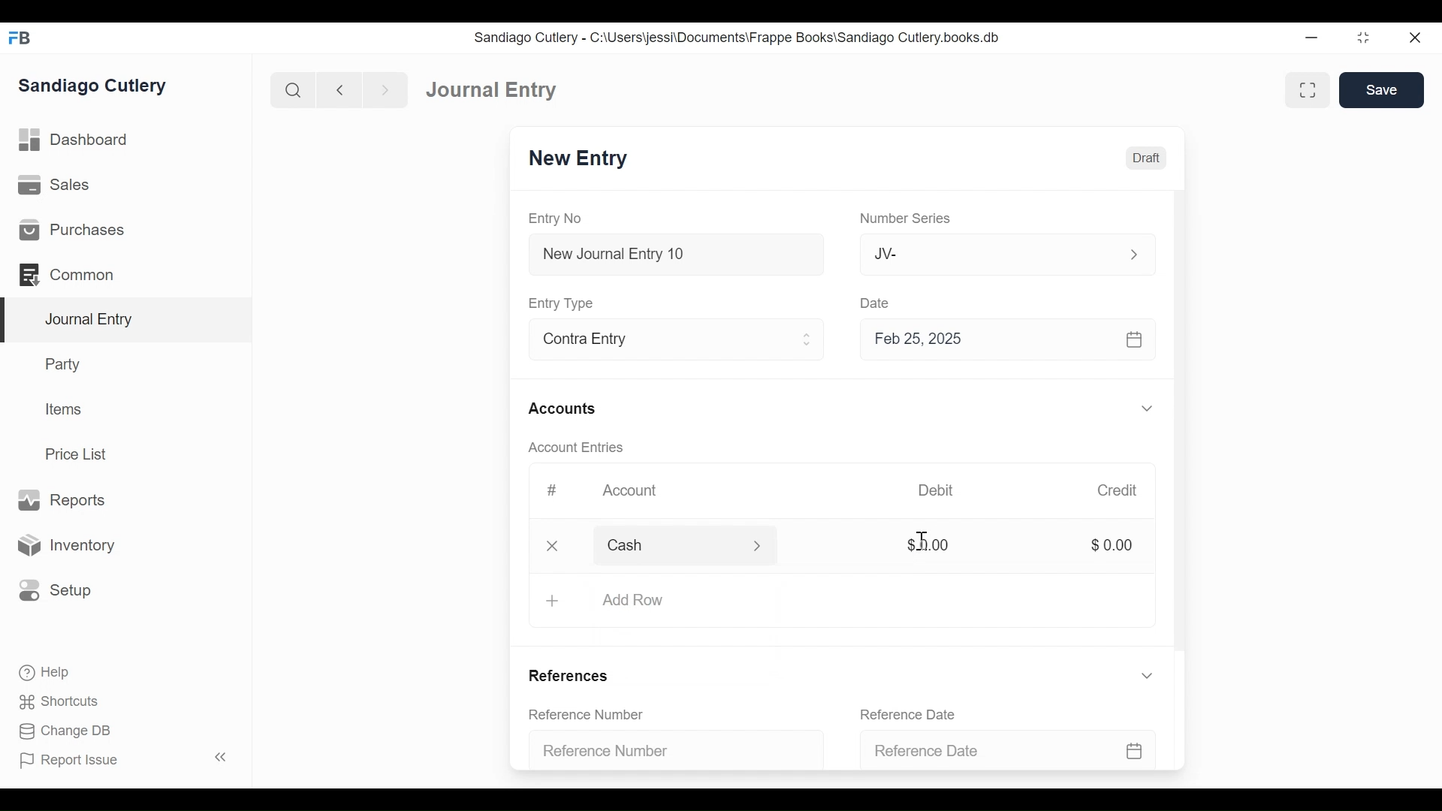 This screenshot has width=1442, height=811. Describe the element at coordinates (913, 713) in the screenshot. I see `Reference Date` at that location.